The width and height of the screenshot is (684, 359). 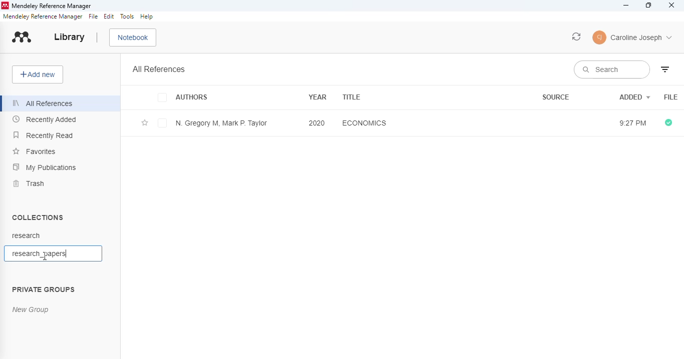 What do you see at coordinates (665, 69) in the screenshot?
I see `filter by` at bounding box center [665, 69].